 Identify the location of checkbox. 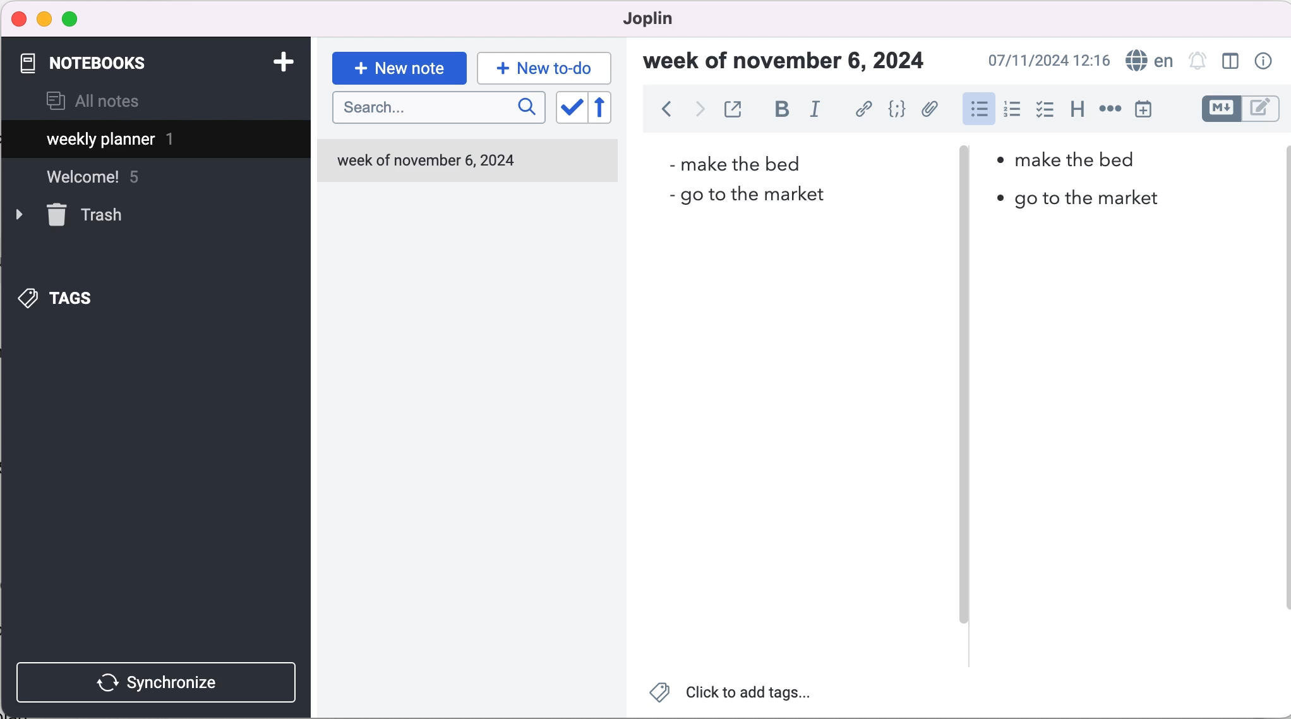
(1045, 110).